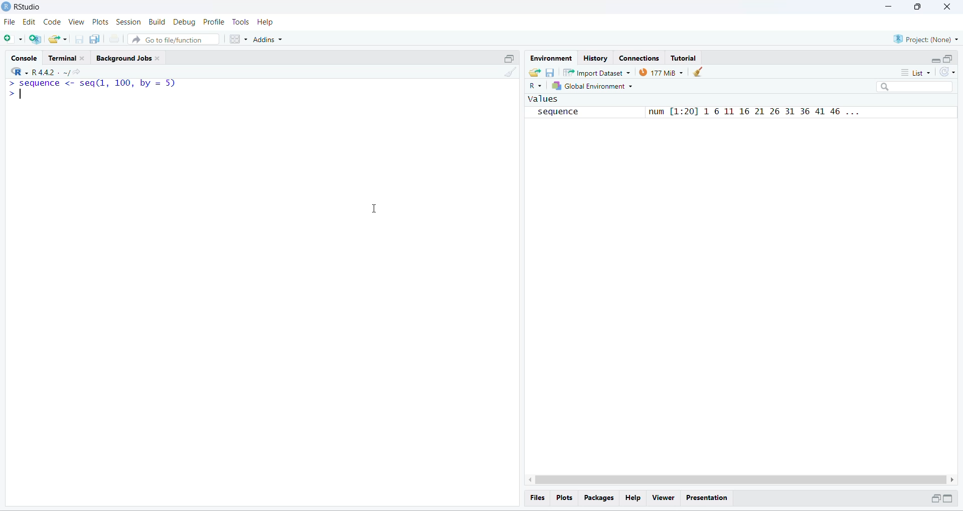 The image size is (963, 511). What do you see at coordinates (62, 58) in the screenshot?
I see `terminal` at bounding box center [62, 58].